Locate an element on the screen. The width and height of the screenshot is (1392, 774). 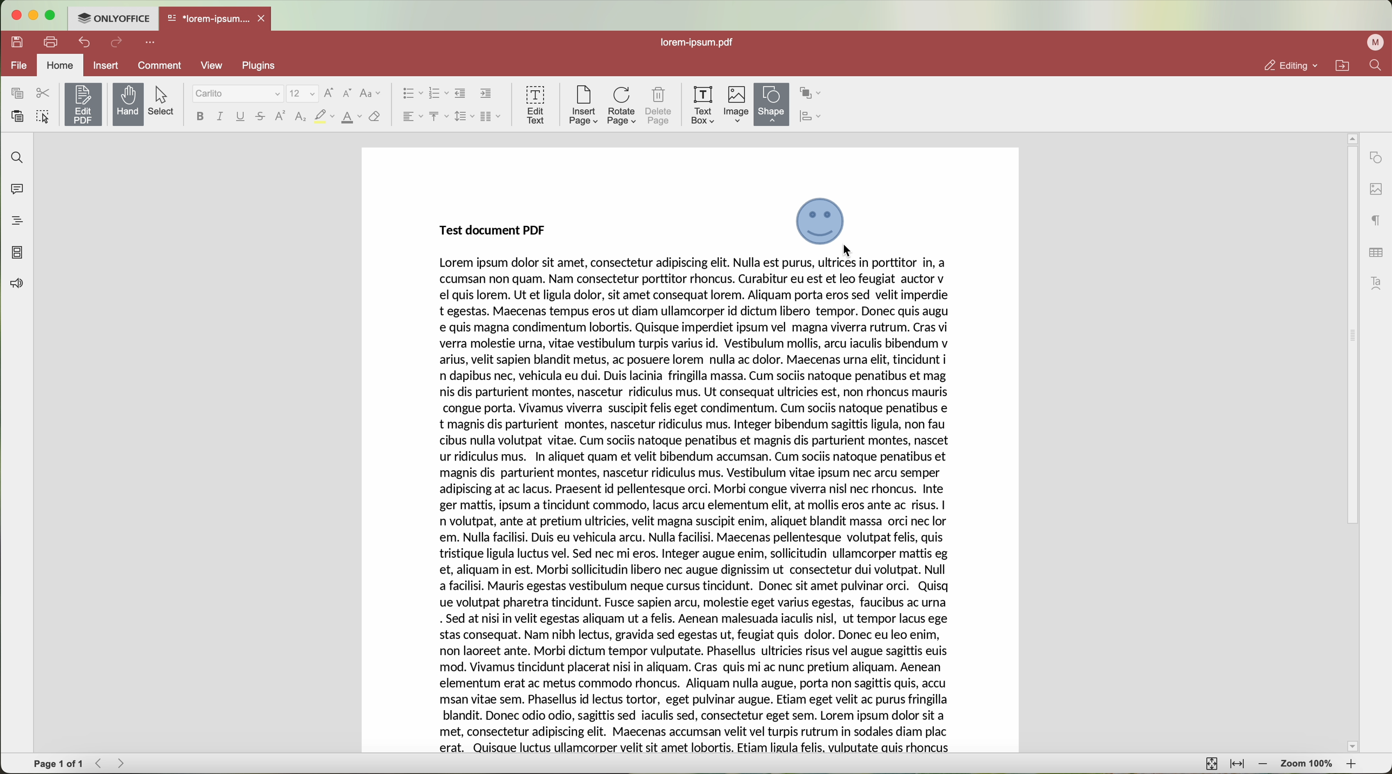
editing is located at coordinates (1291, 66).